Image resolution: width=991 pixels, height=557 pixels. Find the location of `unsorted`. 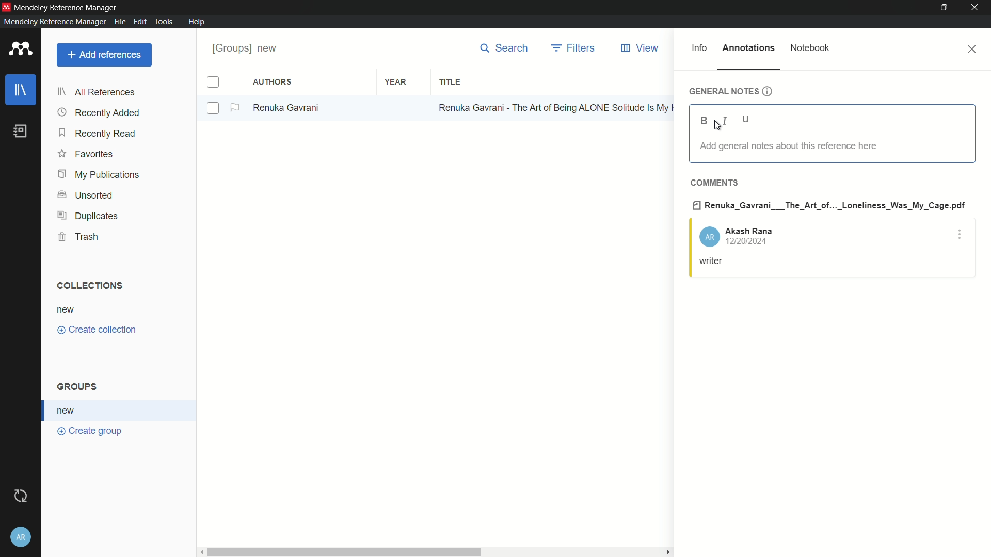

unsorted is located at coordinates (87, 195).